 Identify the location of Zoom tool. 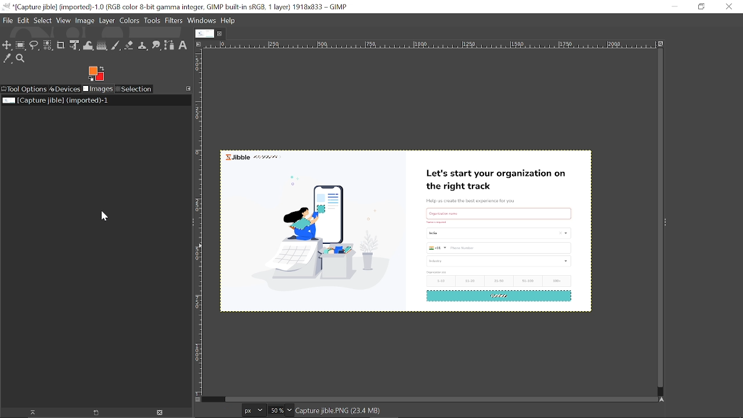
(22, 59).